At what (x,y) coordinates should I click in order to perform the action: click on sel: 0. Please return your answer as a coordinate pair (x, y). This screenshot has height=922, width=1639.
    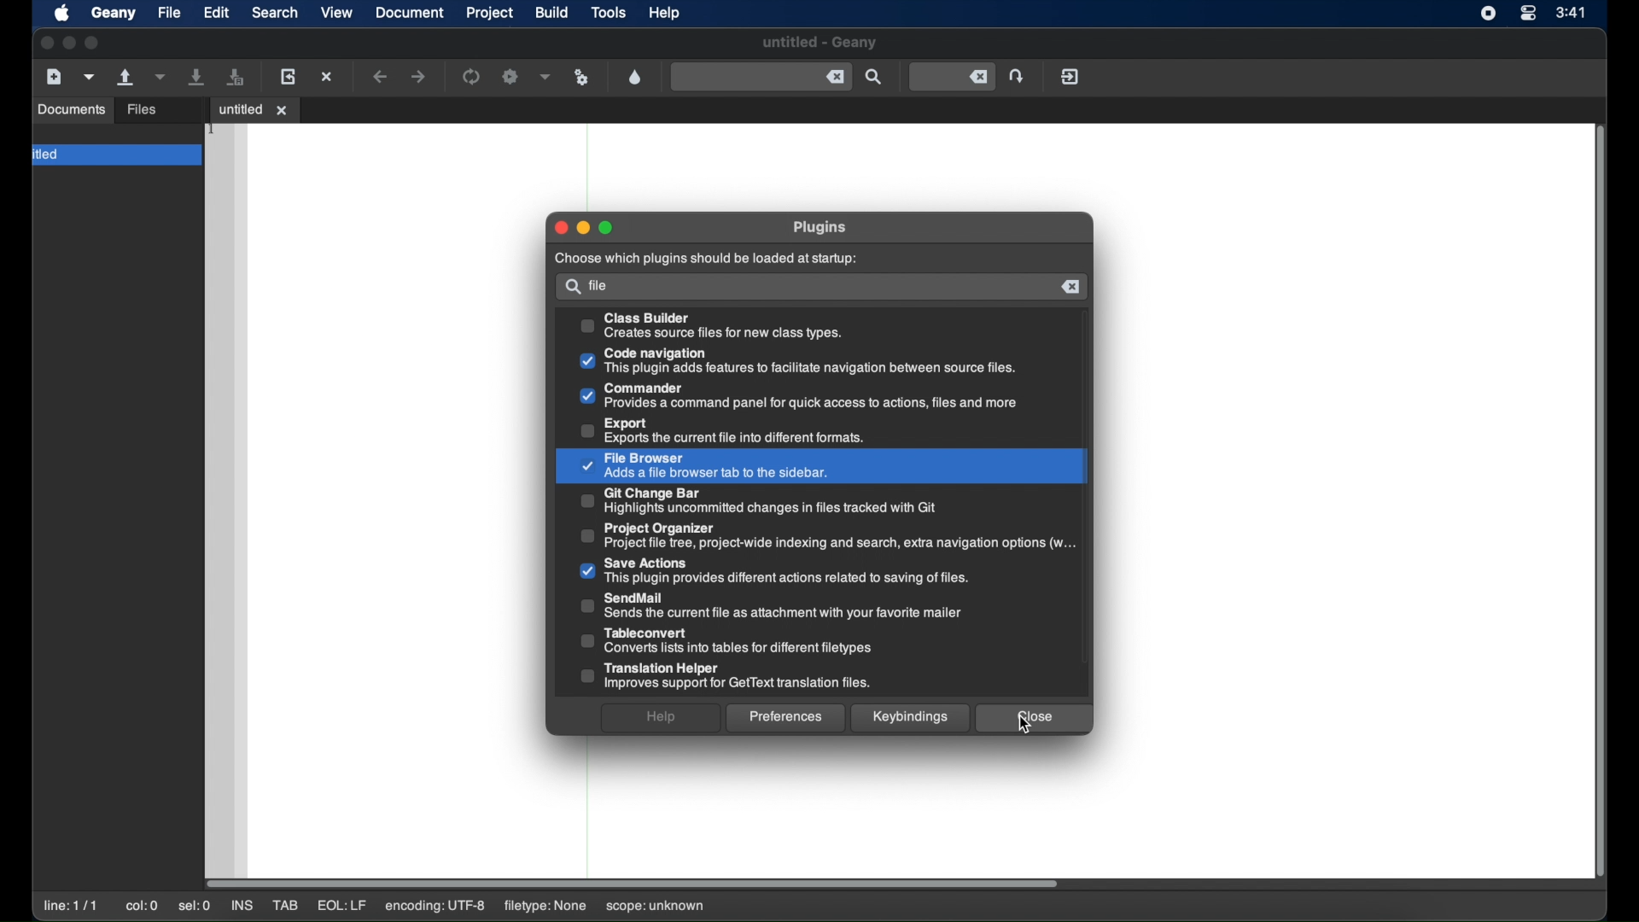
    Looking at the image, I should click on (195, 907).